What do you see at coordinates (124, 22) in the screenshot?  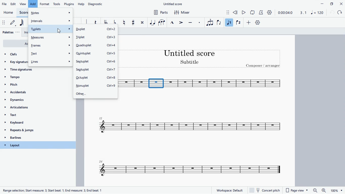 I see `toggle natural` at bounding box center [124, 22].